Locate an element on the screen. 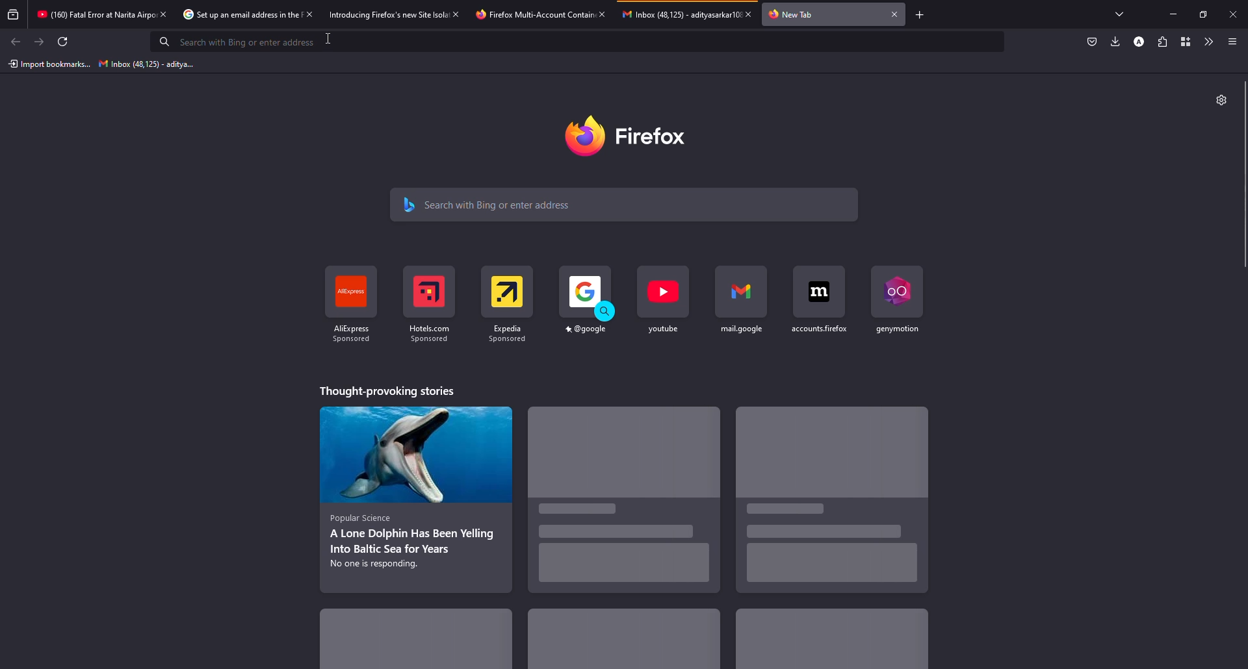 The image size is (1248, 669). stories is located at coordinates (835, 501).